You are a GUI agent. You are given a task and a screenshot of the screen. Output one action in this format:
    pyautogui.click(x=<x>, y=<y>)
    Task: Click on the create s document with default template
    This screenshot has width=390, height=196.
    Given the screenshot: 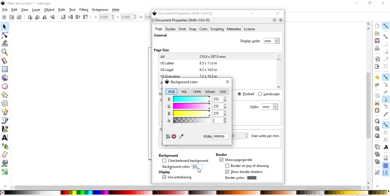 What is the action you would take?
    pyautogui.click(x=378, y=26)
    